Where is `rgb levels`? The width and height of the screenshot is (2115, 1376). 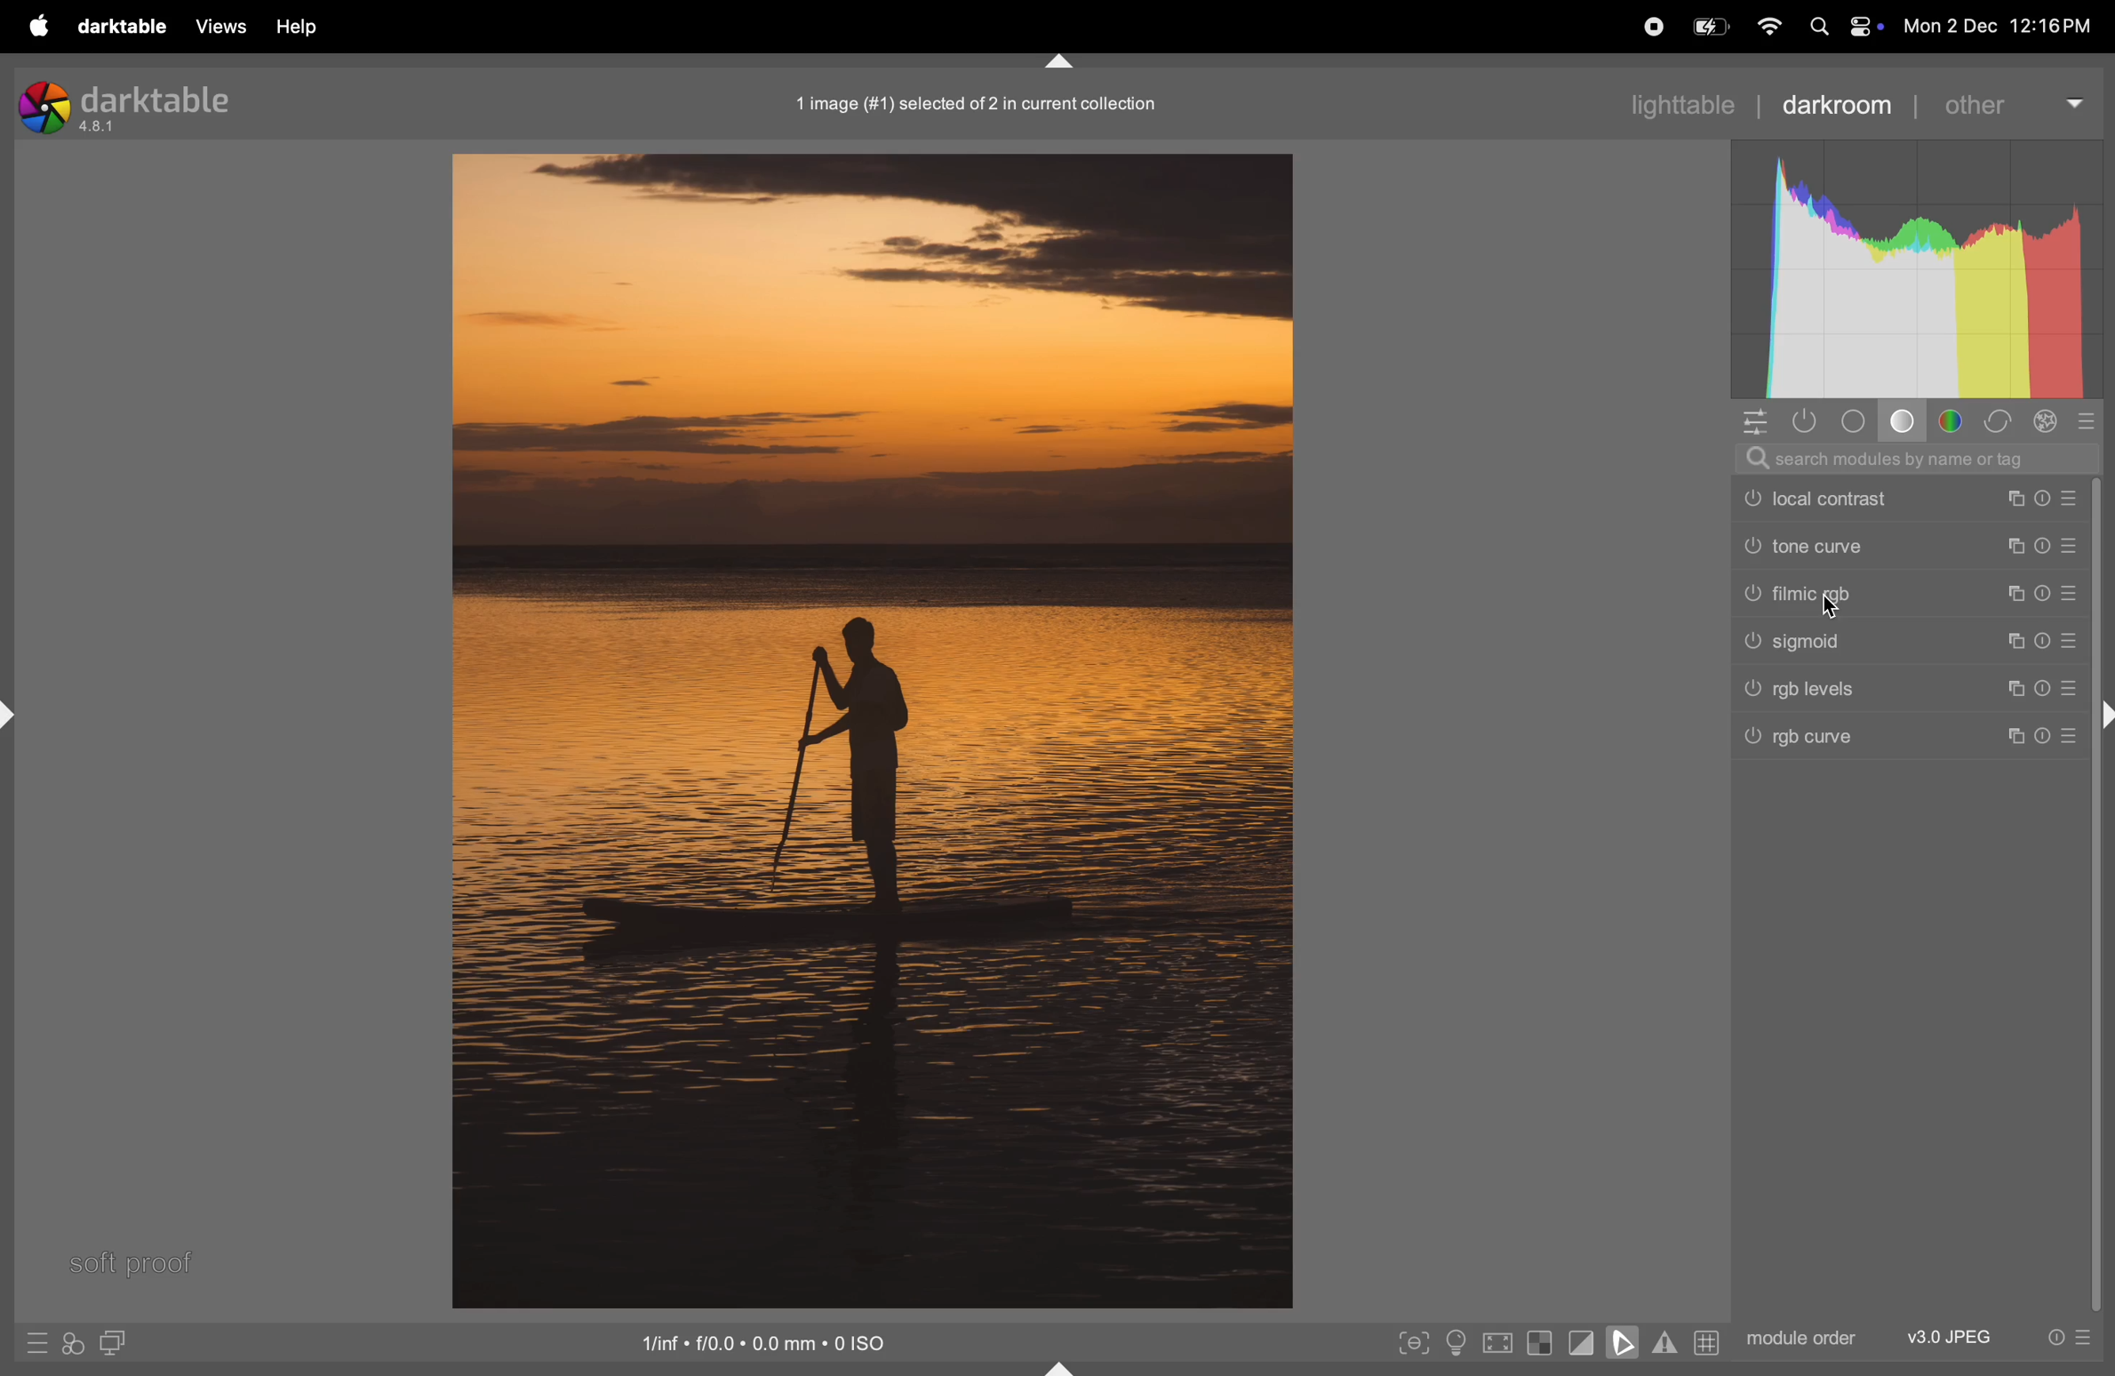 rgb levels is located at coordinates (1916, 690).